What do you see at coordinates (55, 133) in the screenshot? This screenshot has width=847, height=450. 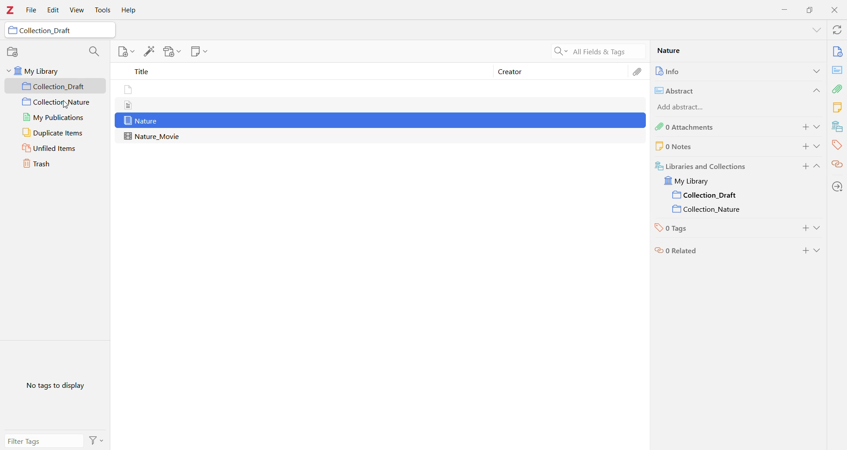 I see `Duplicate Items` at bounding box center [55, 133].